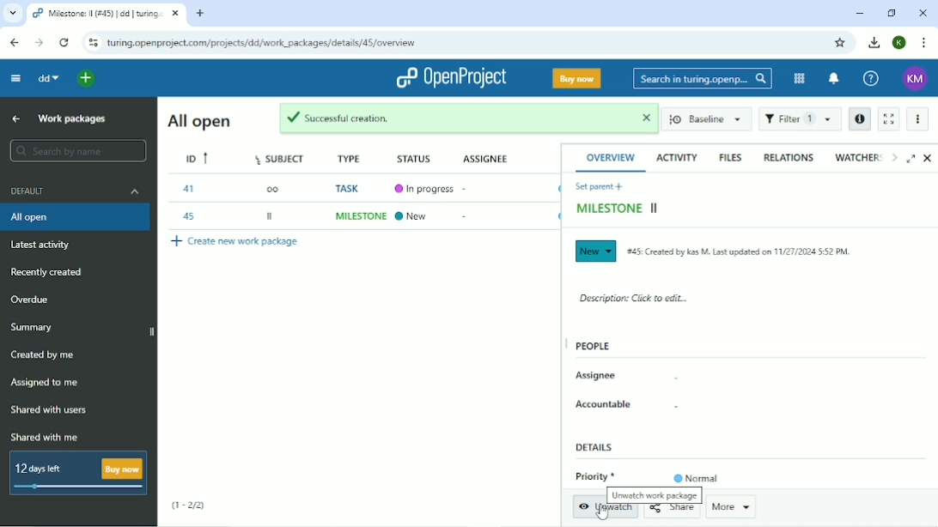 Image resolution: width=938 pixels, height=527 pixels. What do you see at coordinates (635, 297) in the screenshot?
I see `Description` at bounding box center [635, 297].